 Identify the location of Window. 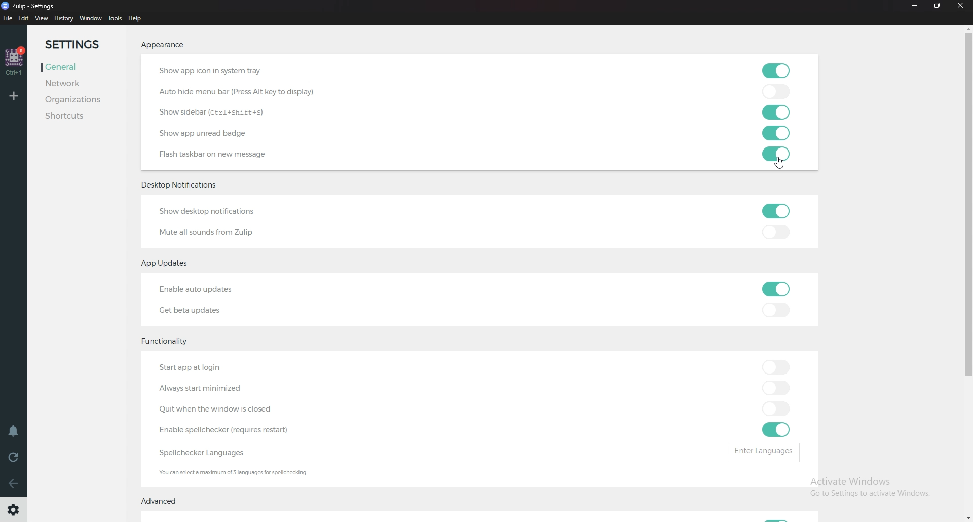
(91, 18).